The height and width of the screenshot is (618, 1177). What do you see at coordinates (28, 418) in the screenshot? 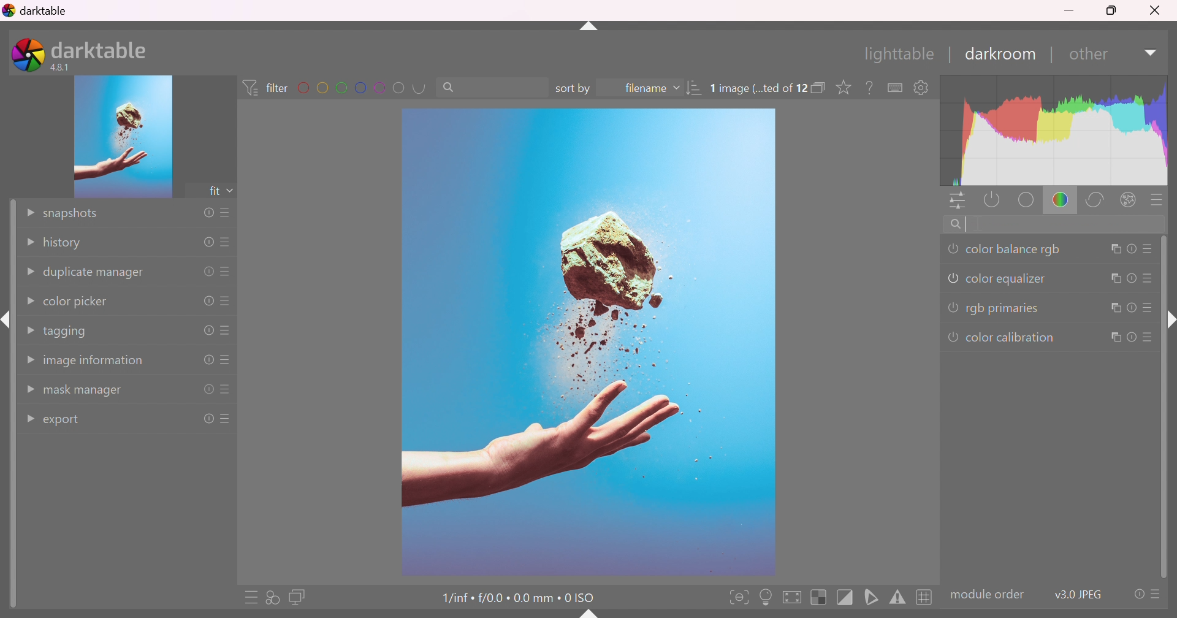
I see `Drop Down` at bounding box center [28, 418].